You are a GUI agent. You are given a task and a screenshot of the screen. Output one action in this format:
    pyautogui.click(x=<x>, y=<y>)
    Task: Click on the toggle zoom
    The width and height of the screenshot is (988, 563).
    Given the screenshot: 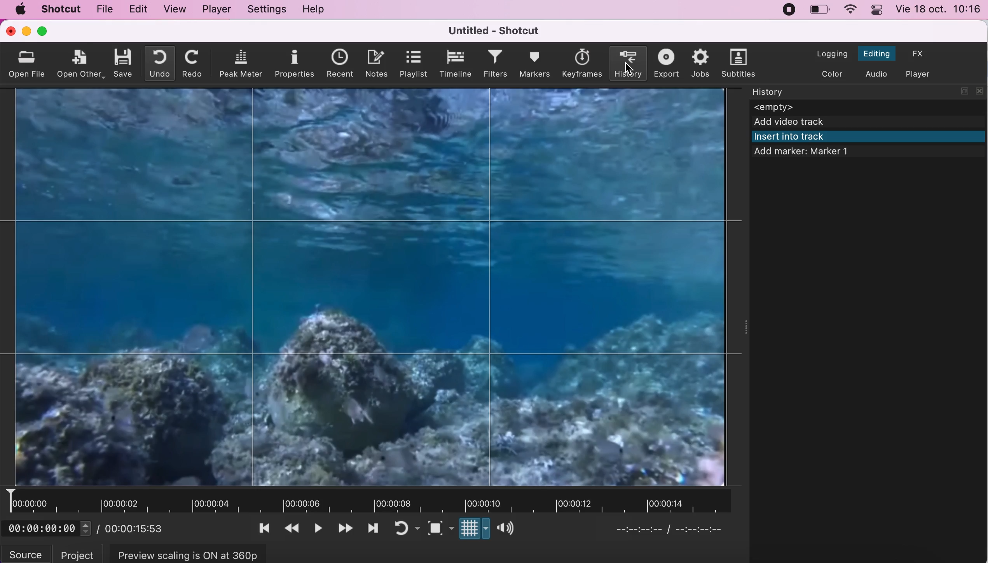 What is the action you would take?
    pyautogui.click(x=440, y=528)
    